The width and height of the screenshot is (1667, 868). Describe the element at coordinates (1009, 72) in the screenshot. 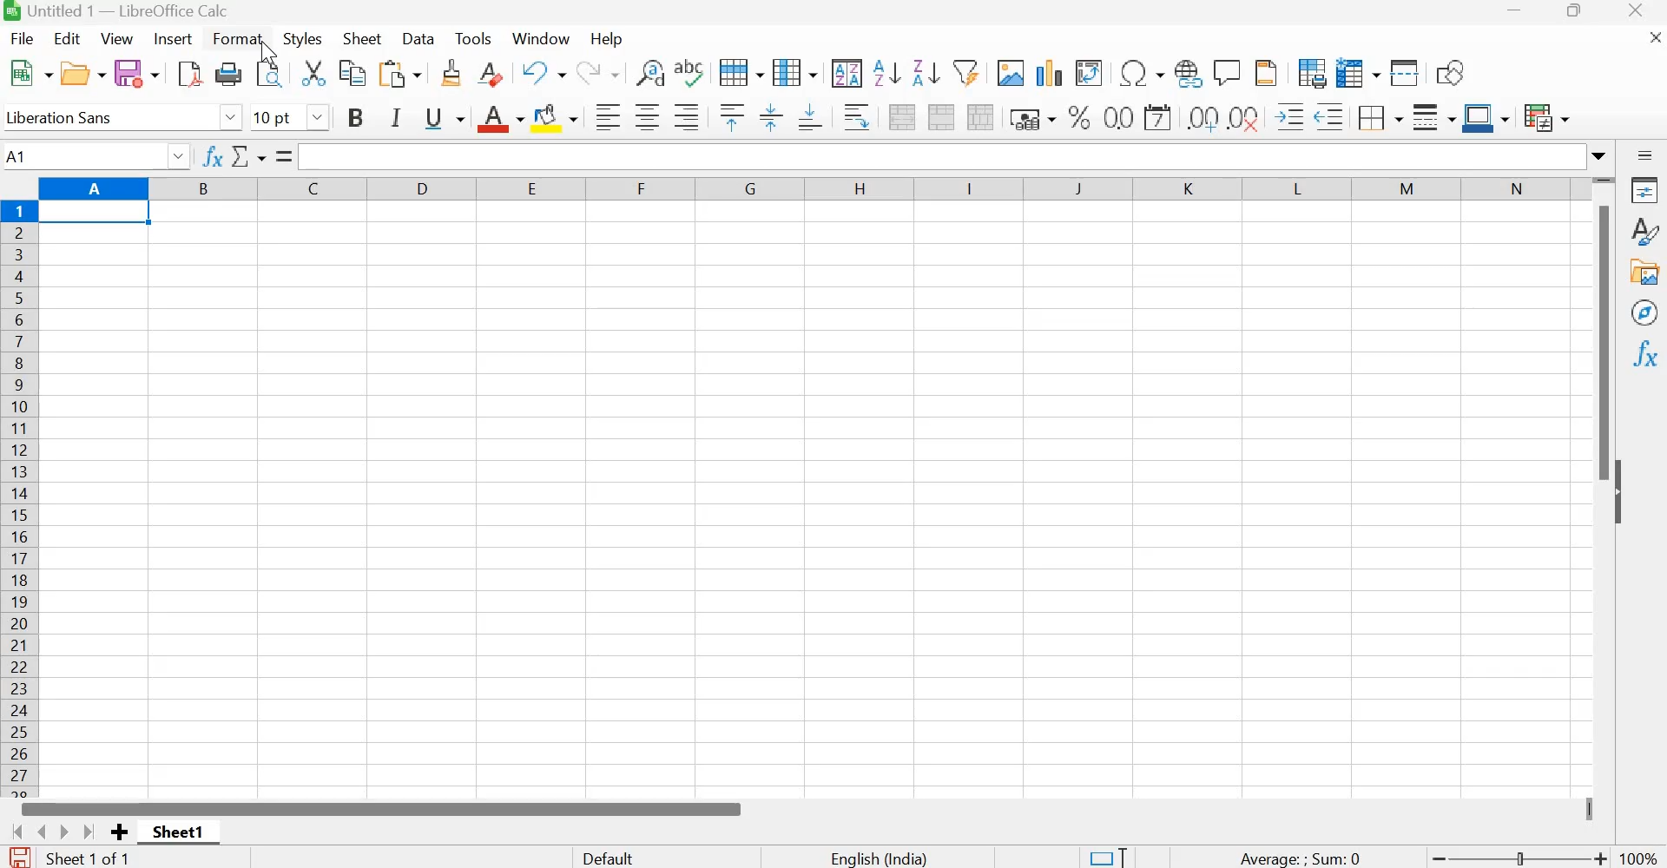

I see `Insert image` at that location.